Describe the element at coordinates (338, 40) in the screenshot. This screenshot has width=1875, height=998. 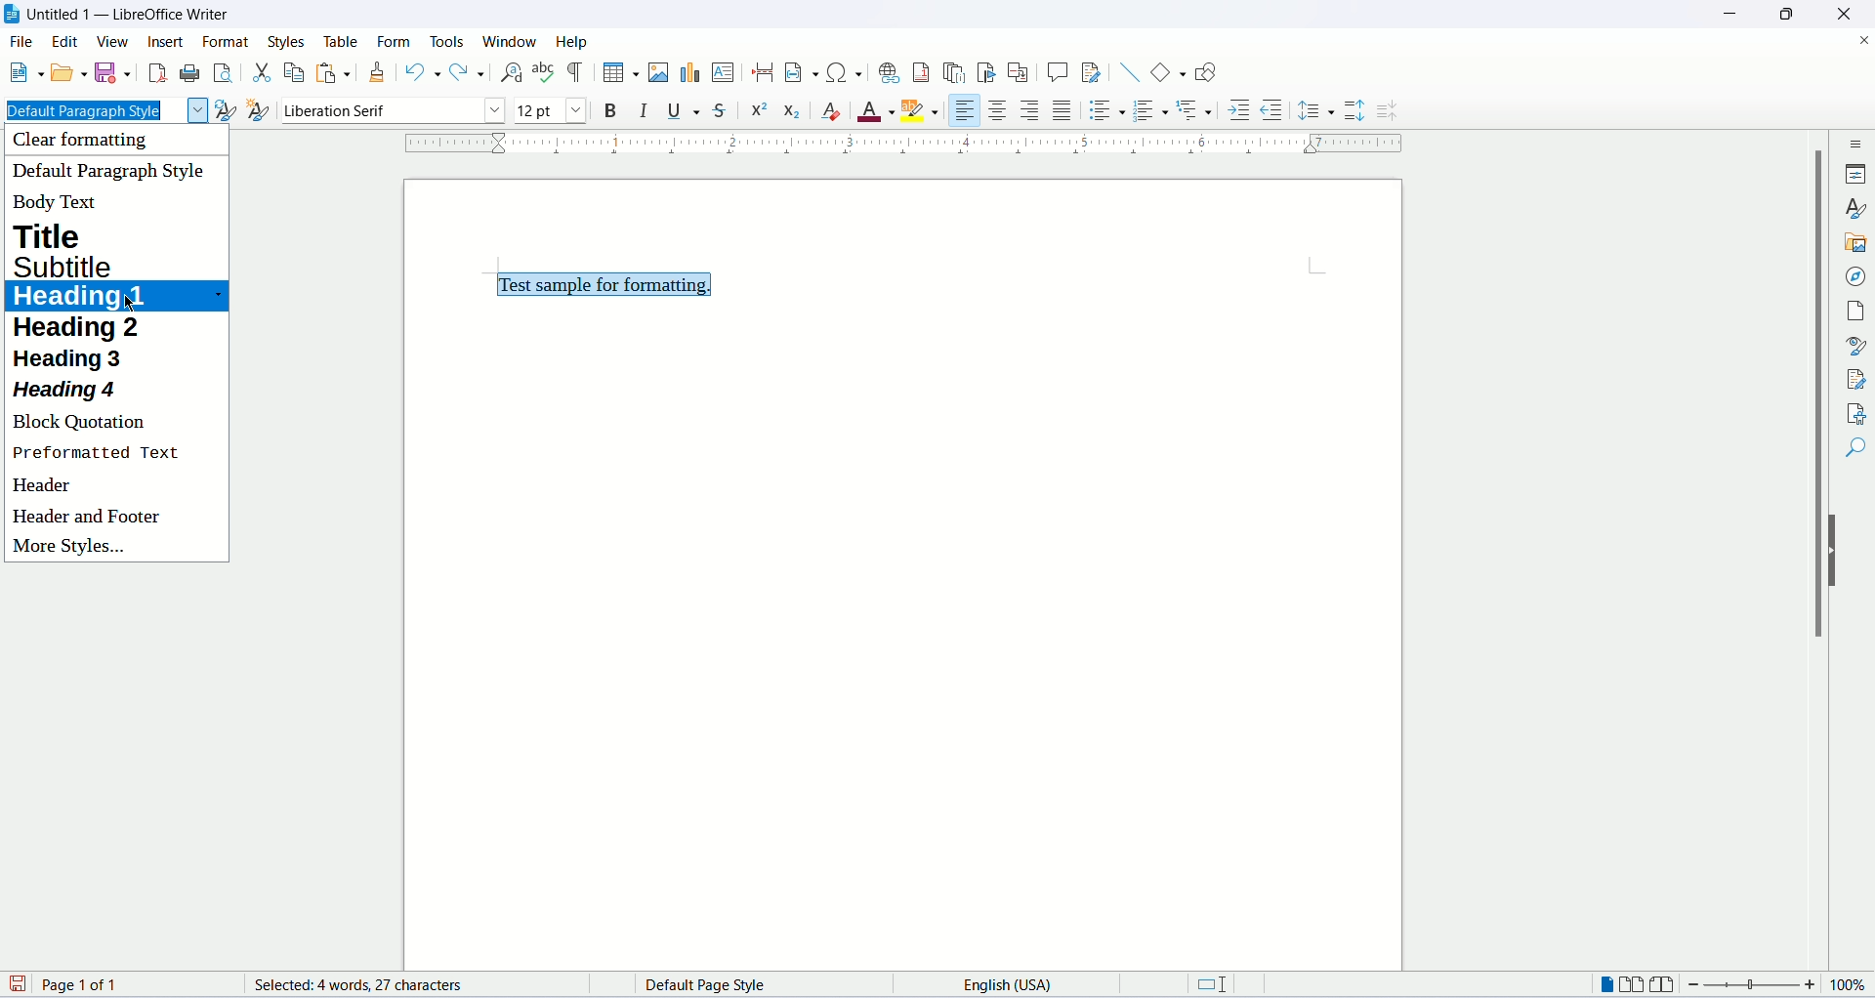
I see `table` at that location.